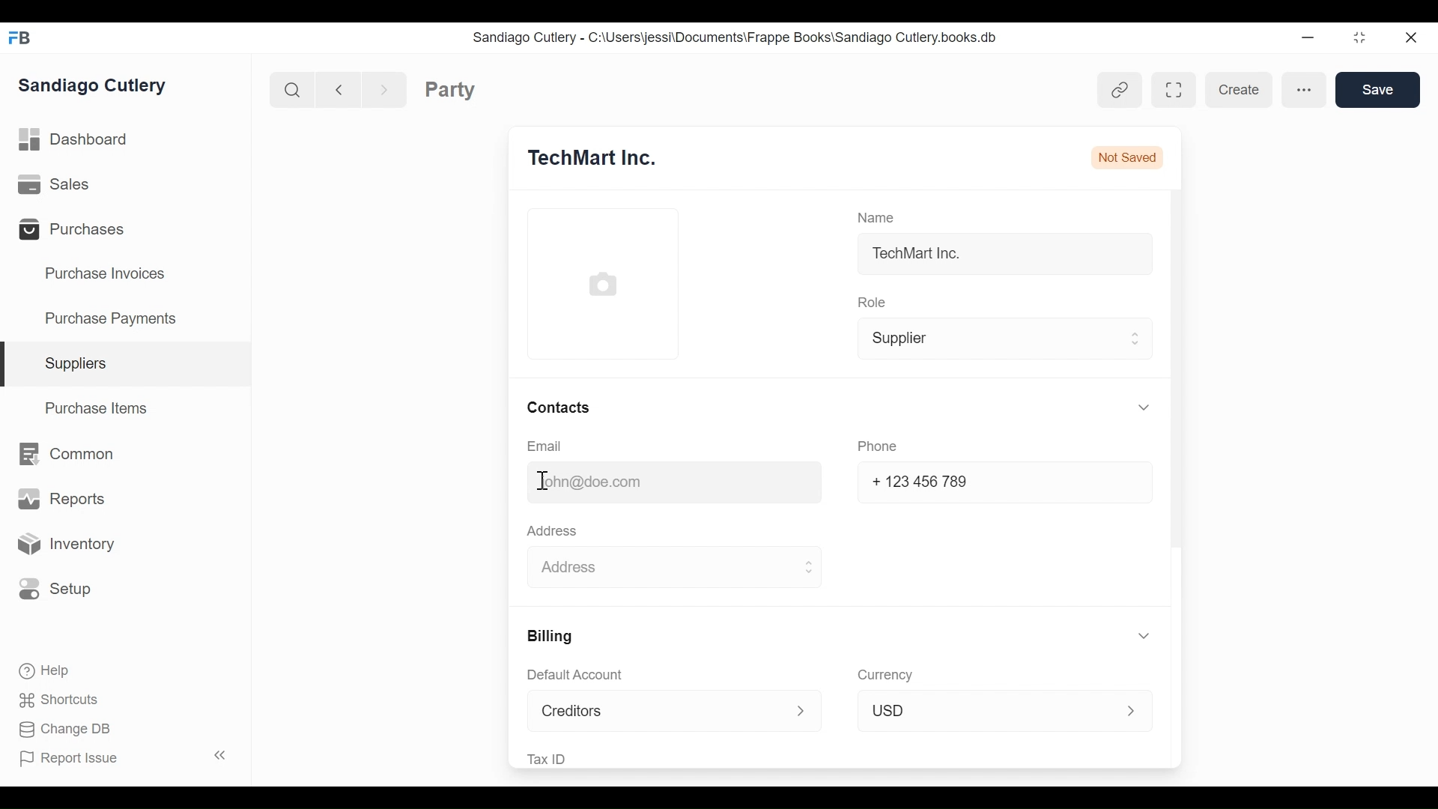 Image resolution: width=1438 pixels, height=809 pixels. I want to click on profile picture, so click(603, 285).